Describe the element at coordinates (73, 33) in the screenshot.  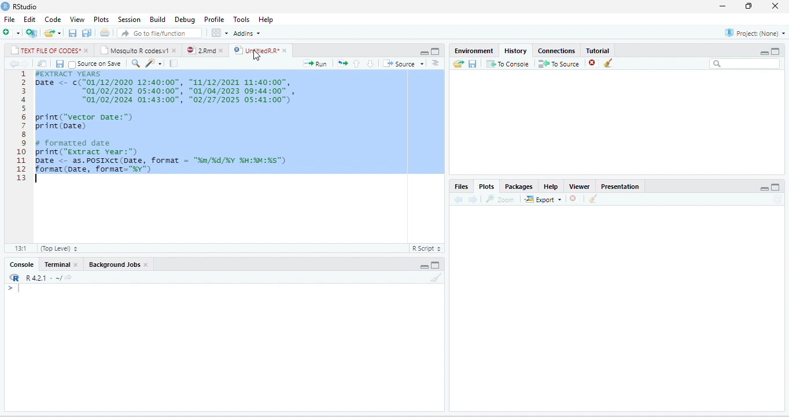
I see `save` at that location.